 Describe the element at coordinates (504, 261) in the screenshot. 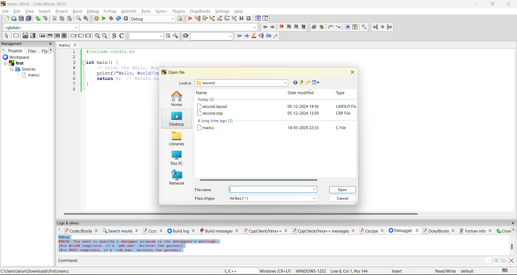

I see `open/browse` at that location.